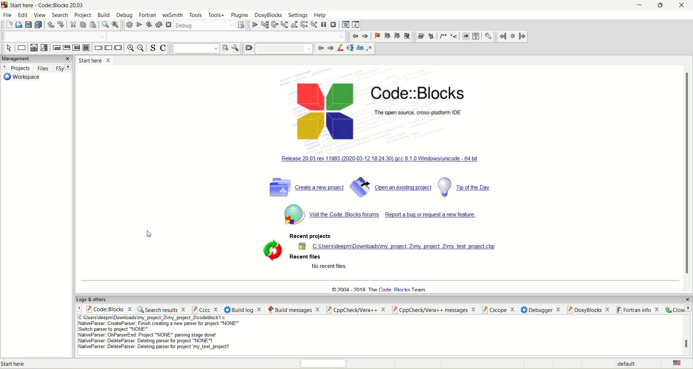 The width and height of the screenshot is (693, 369). I want to click on build and run, so click(148, 24).